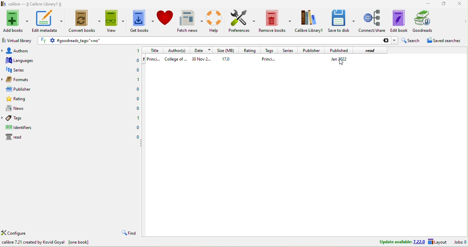  What do you see at coordinates (137, 99) in the screenshot?
I see `0` at bounding box center [137, 99].